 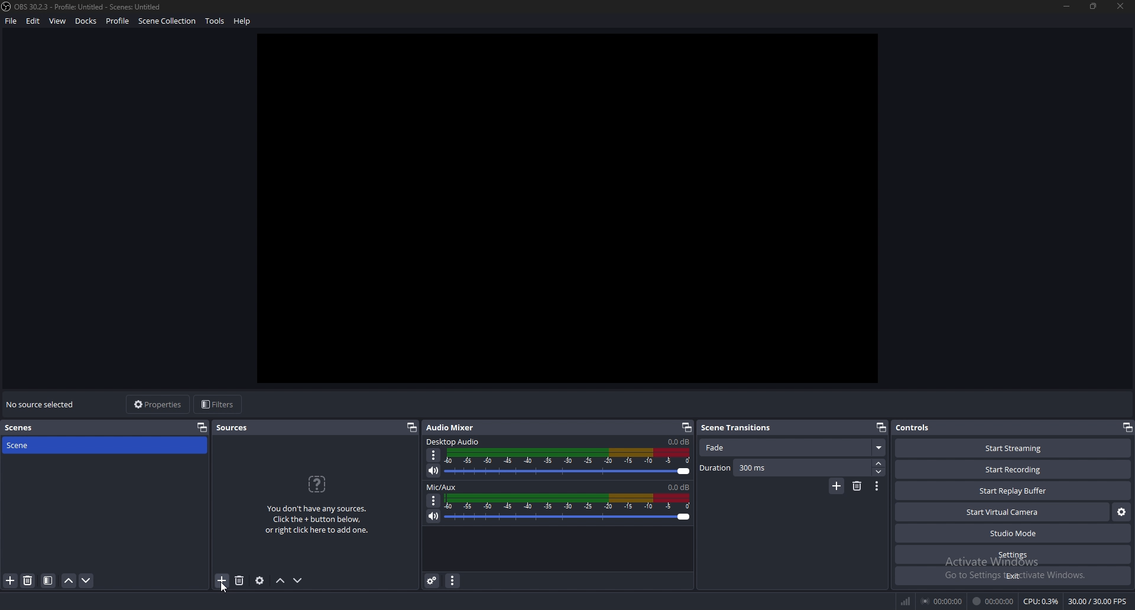 I want to click on add scene, so click(x=11, y=581).